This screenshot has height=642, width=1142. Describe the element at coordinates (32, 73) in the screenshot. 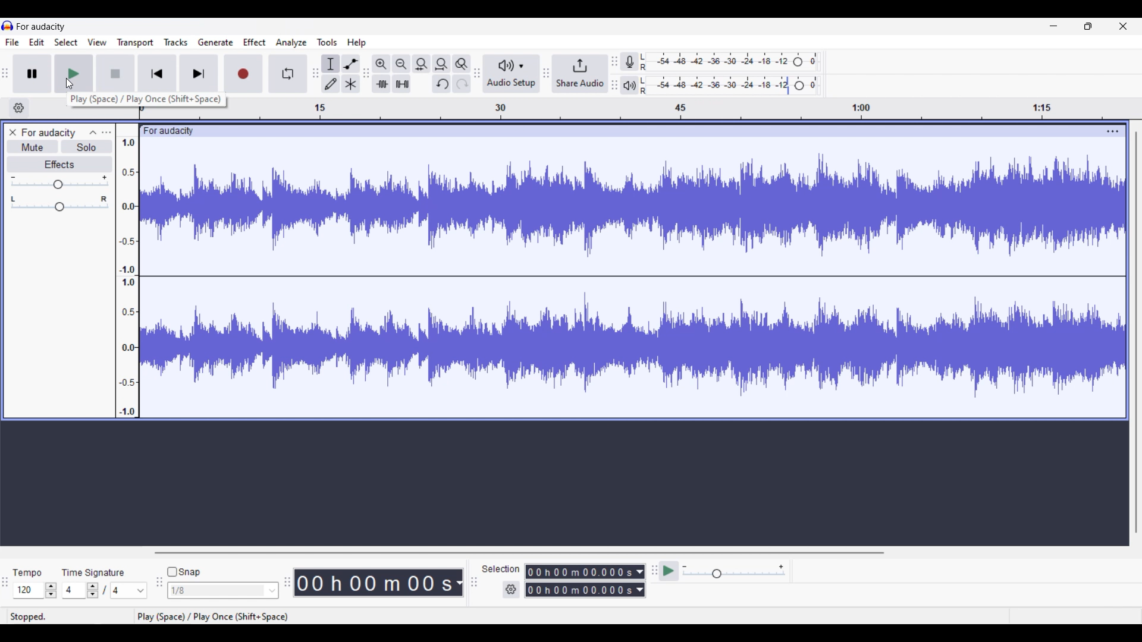

I see `Pause` at that location.